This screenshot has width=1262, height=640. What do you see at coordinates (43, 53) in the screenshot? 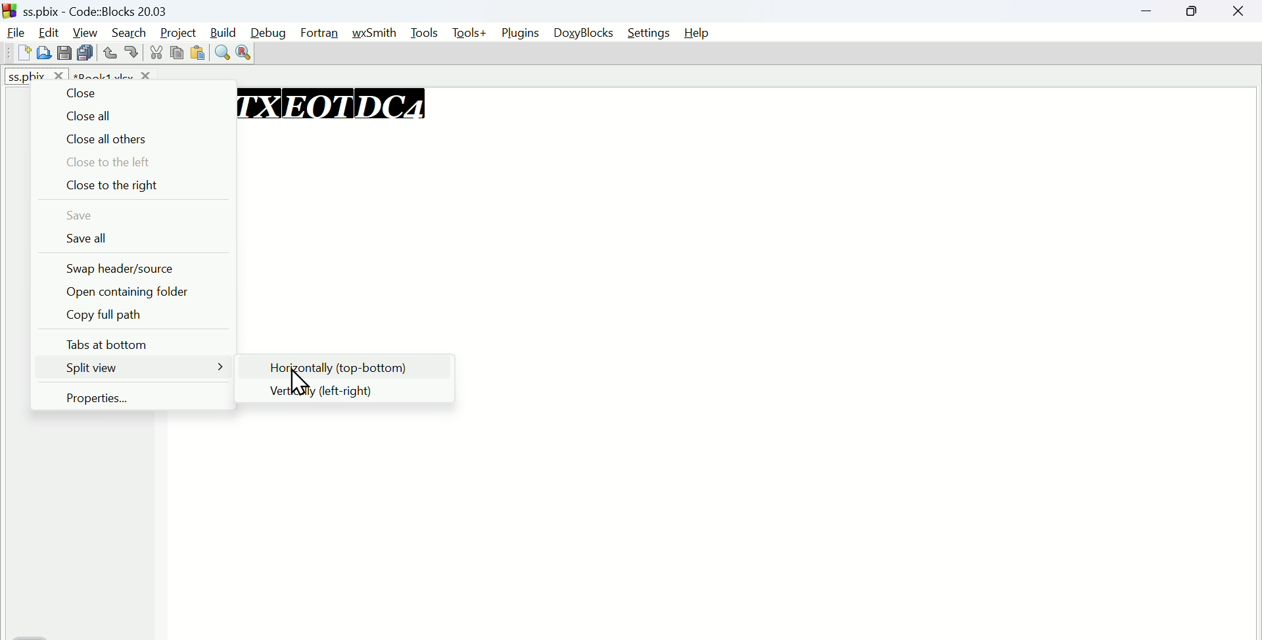
I see `Open` at bounding box center [43, 53].